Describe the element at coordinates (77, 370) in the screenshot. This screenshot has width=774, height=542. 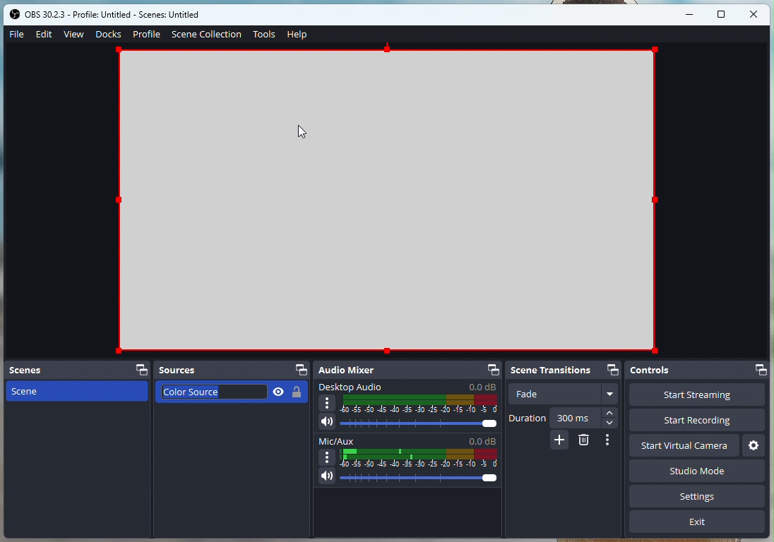
I see `Scenes` at that location.